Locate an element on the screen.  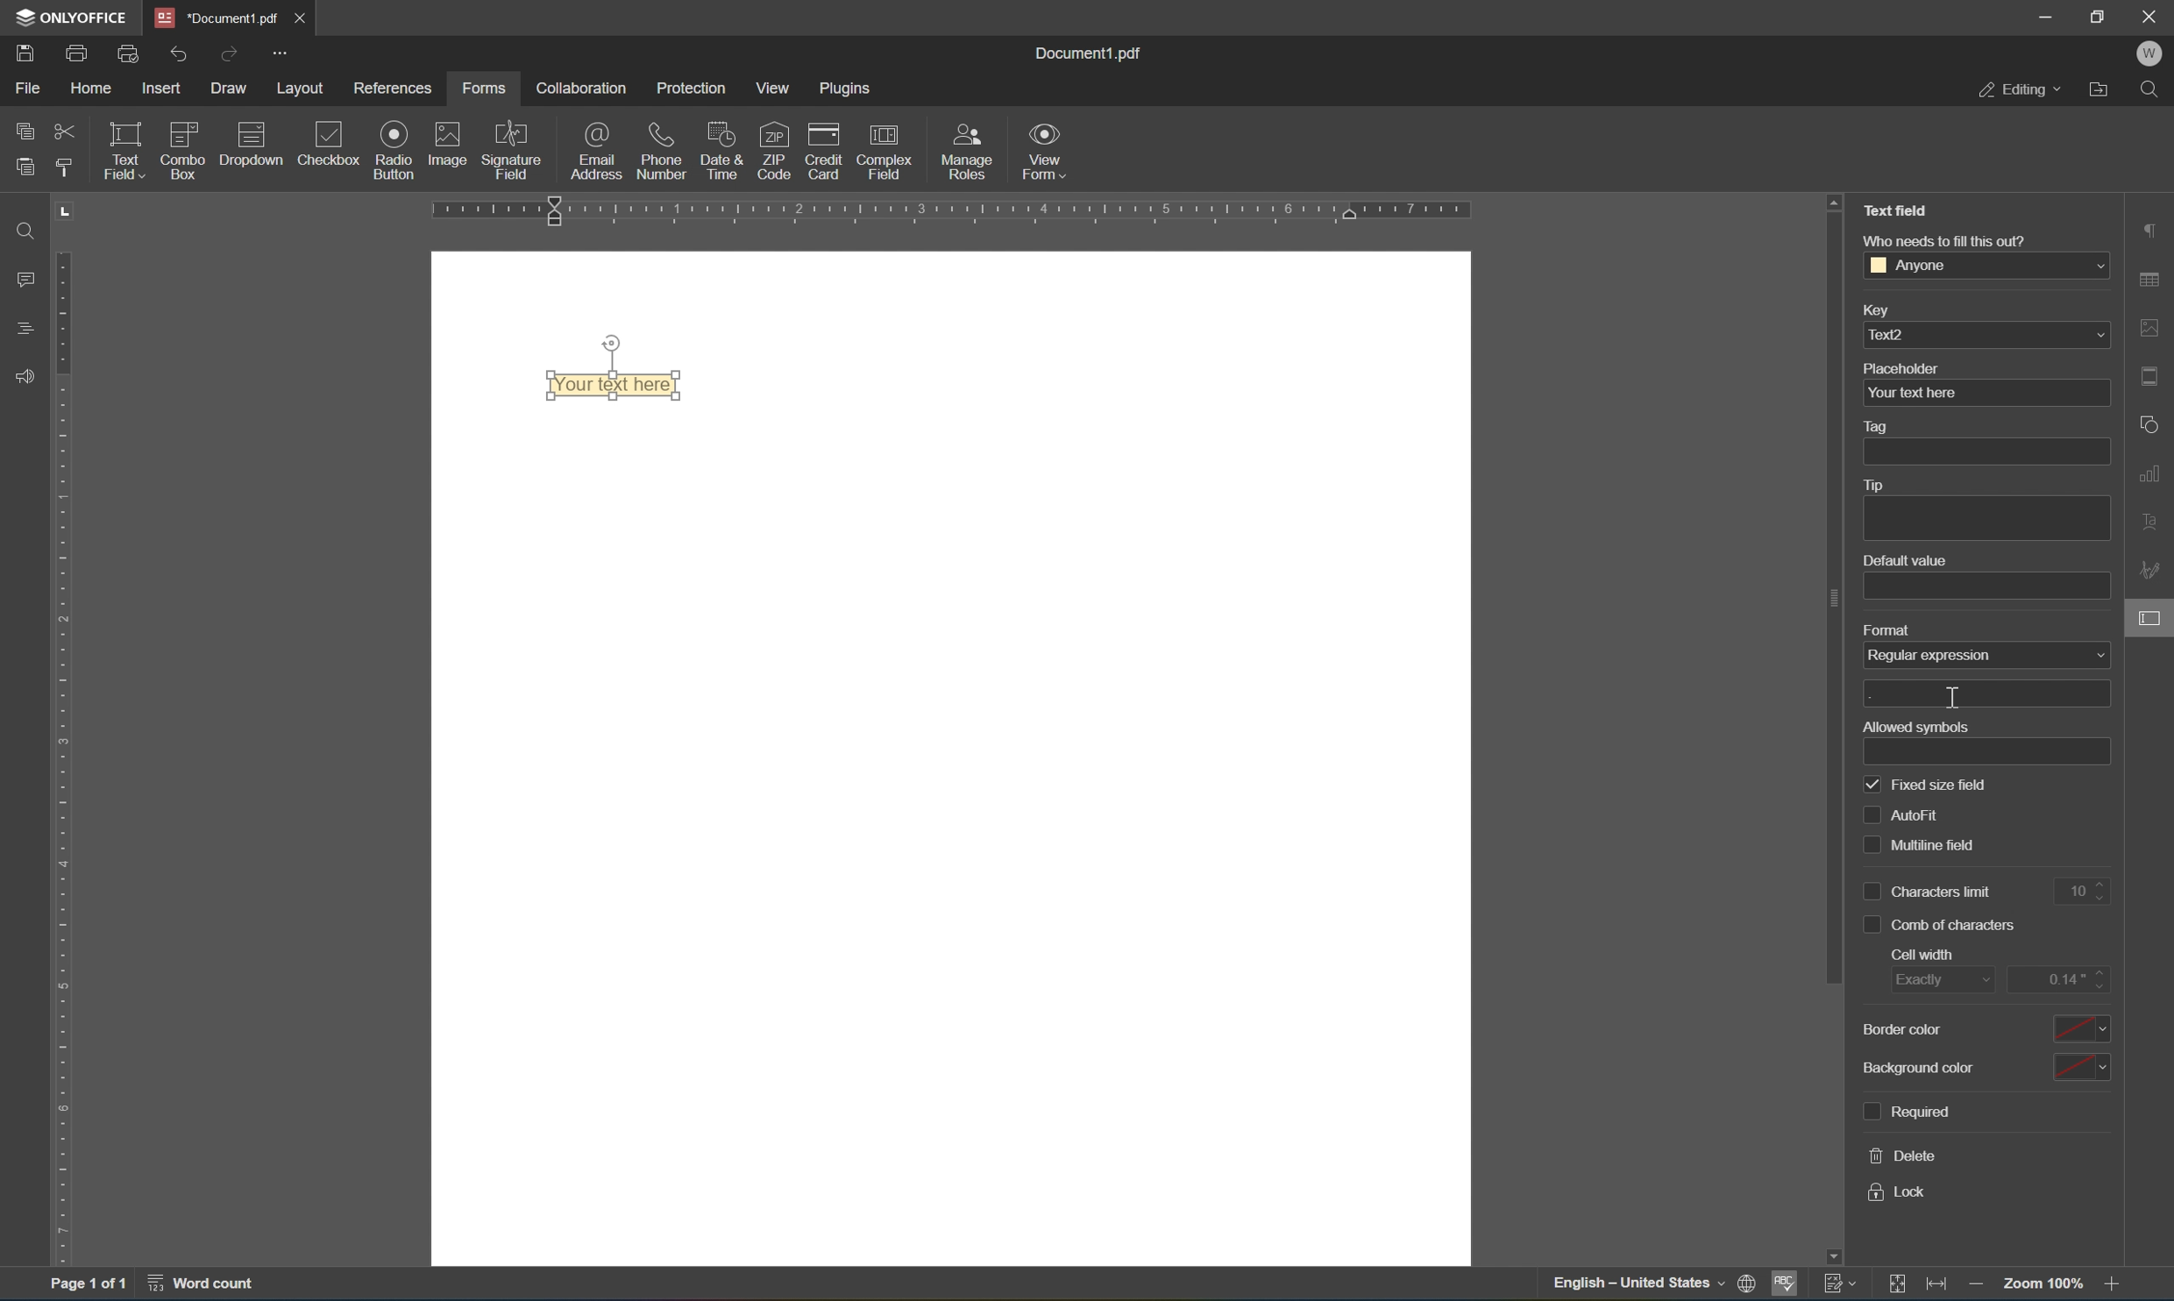
delete is located at coordinates (1901, 1156).